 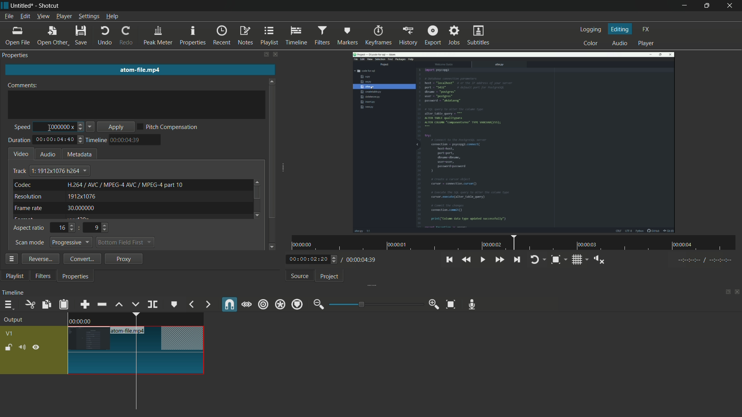 I want to click on ripple, so click(x=263, y=305).